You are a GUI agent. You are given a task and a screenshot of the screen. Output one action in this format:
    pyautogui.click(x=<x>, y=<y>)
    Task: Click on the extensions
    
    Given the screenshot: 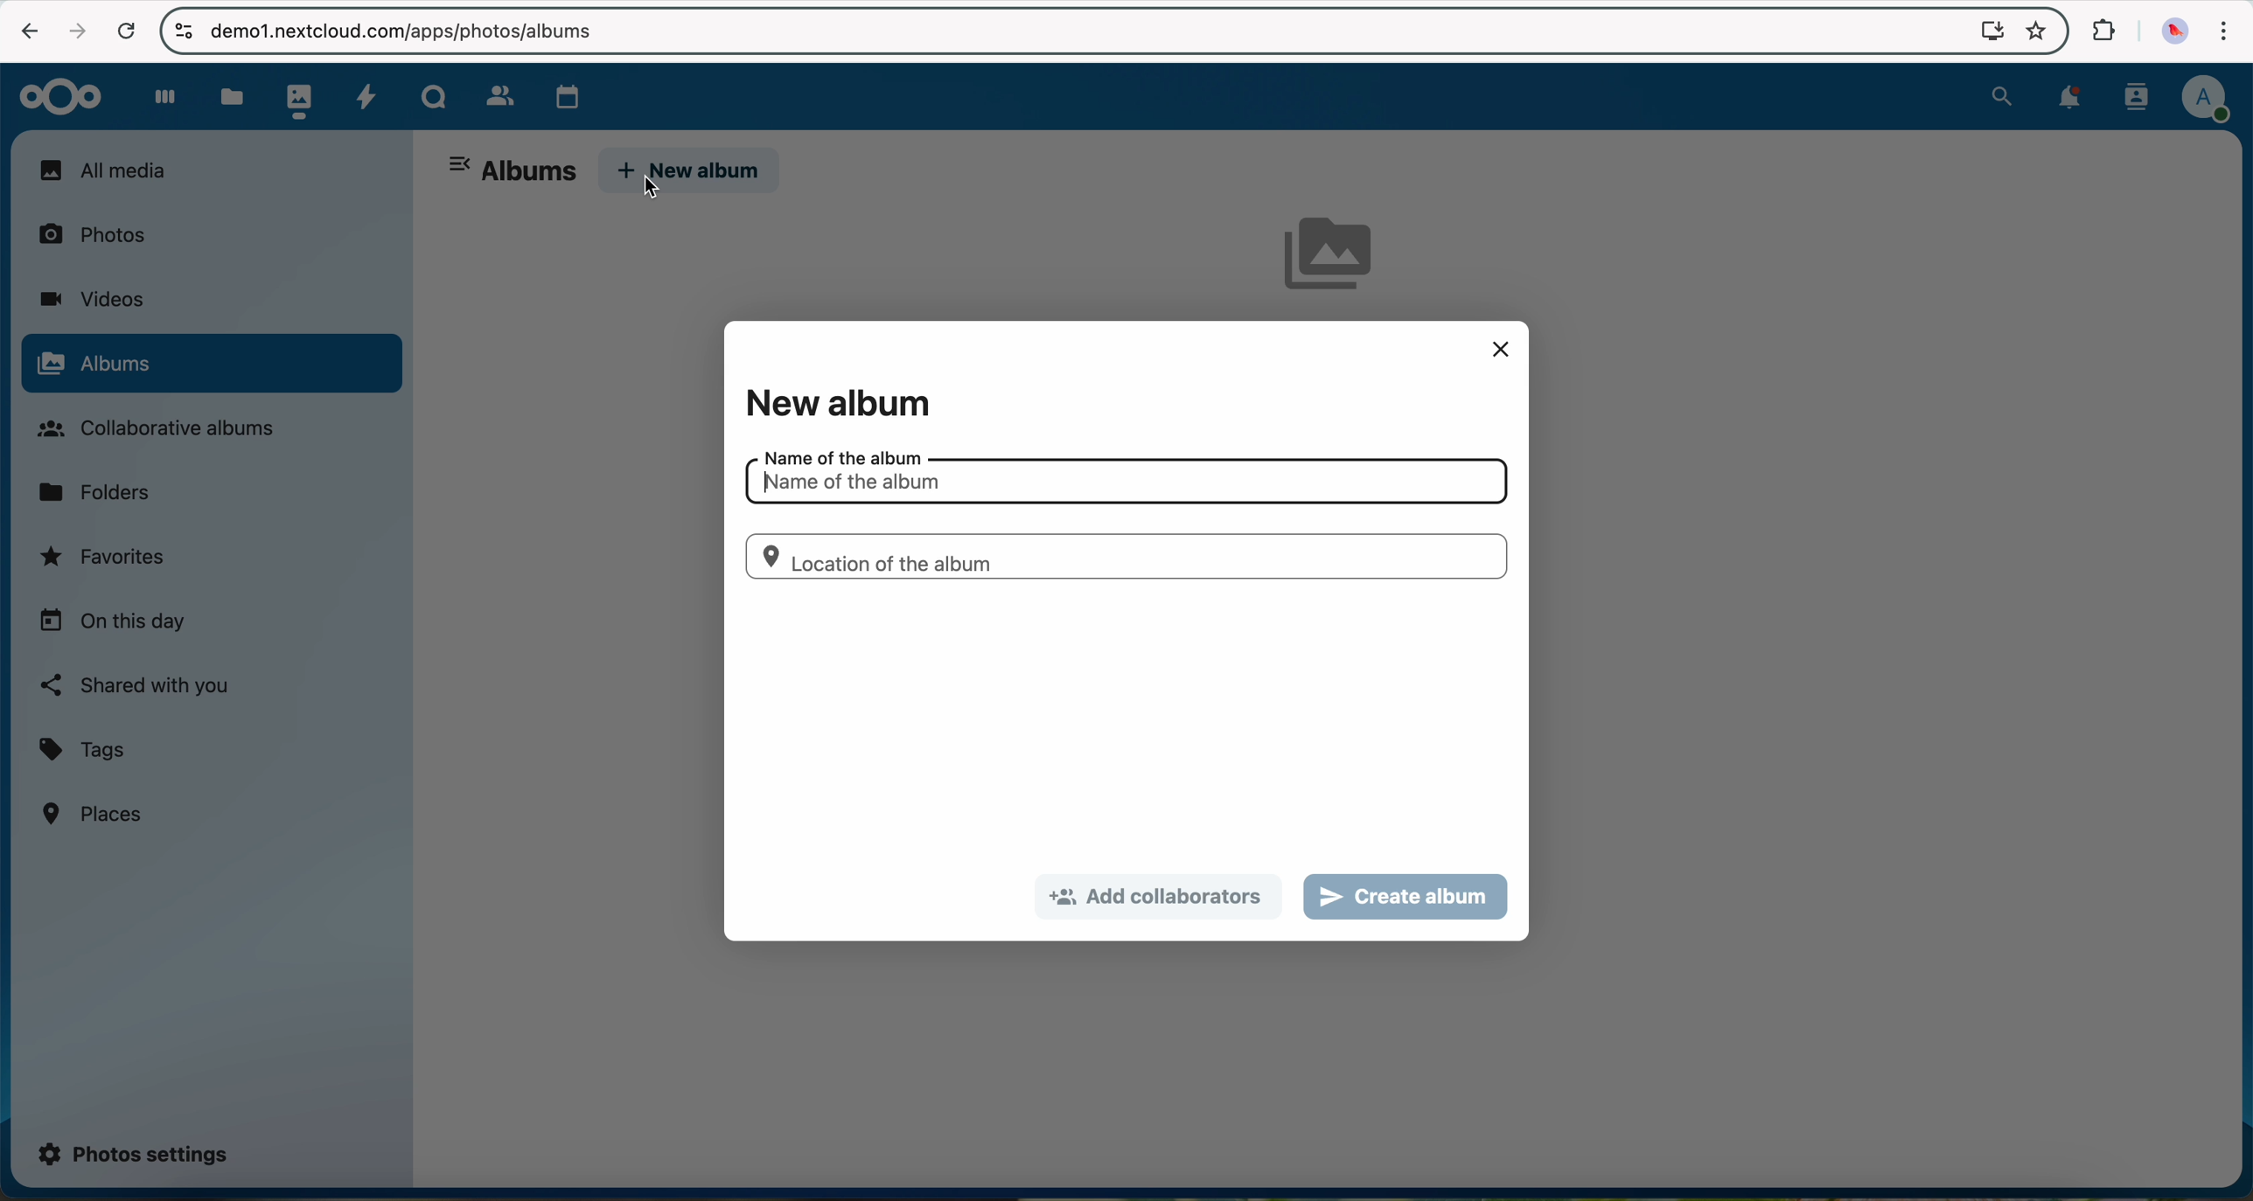 What is the action you would take?
    pyautogui.click(x=2101, y=31)
    